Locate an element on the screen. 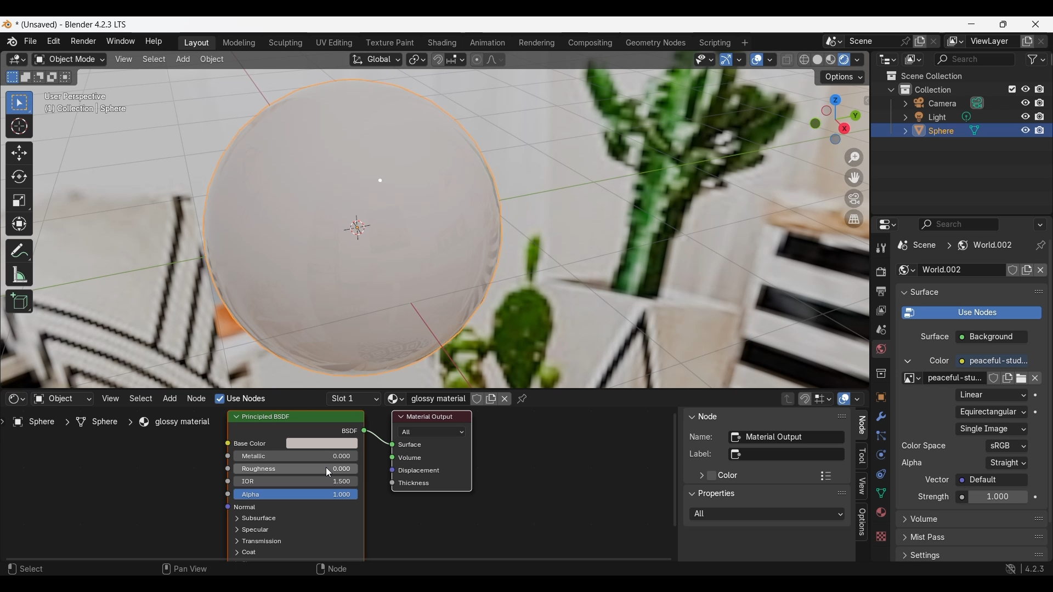 The width and height of the screenshot is (1053, 592). Strength of the emitted light is located at coordinates (992, 497).